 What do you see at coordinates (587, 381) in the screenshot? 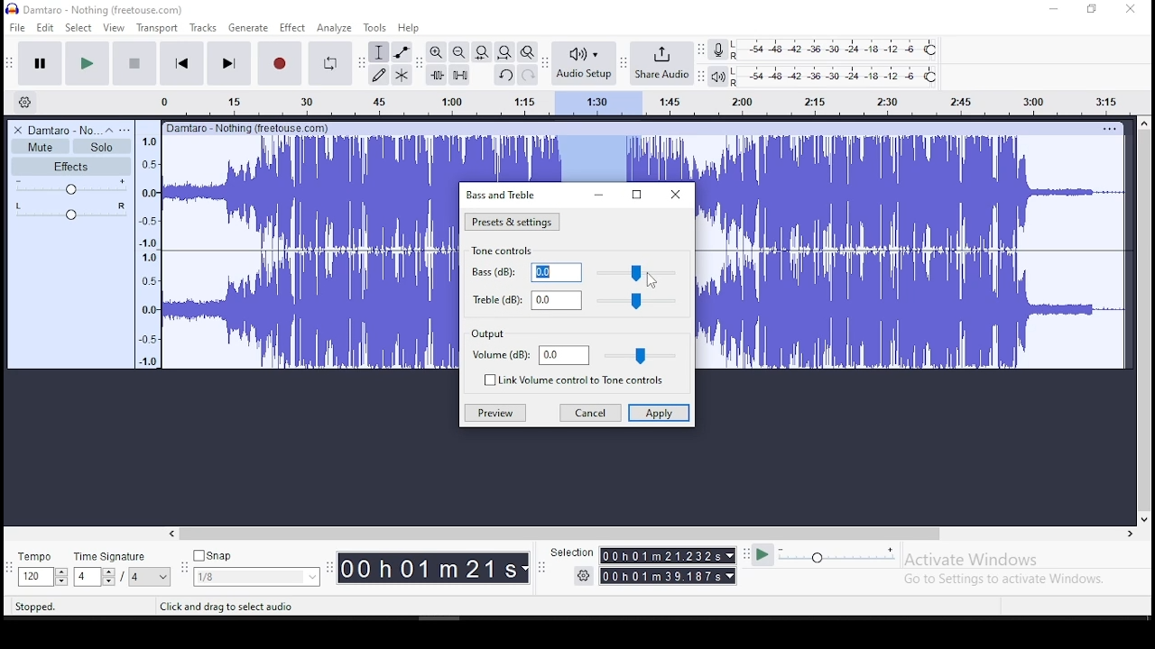
I see `link volume control to tone control on/off` at bounding box center [587, 381].